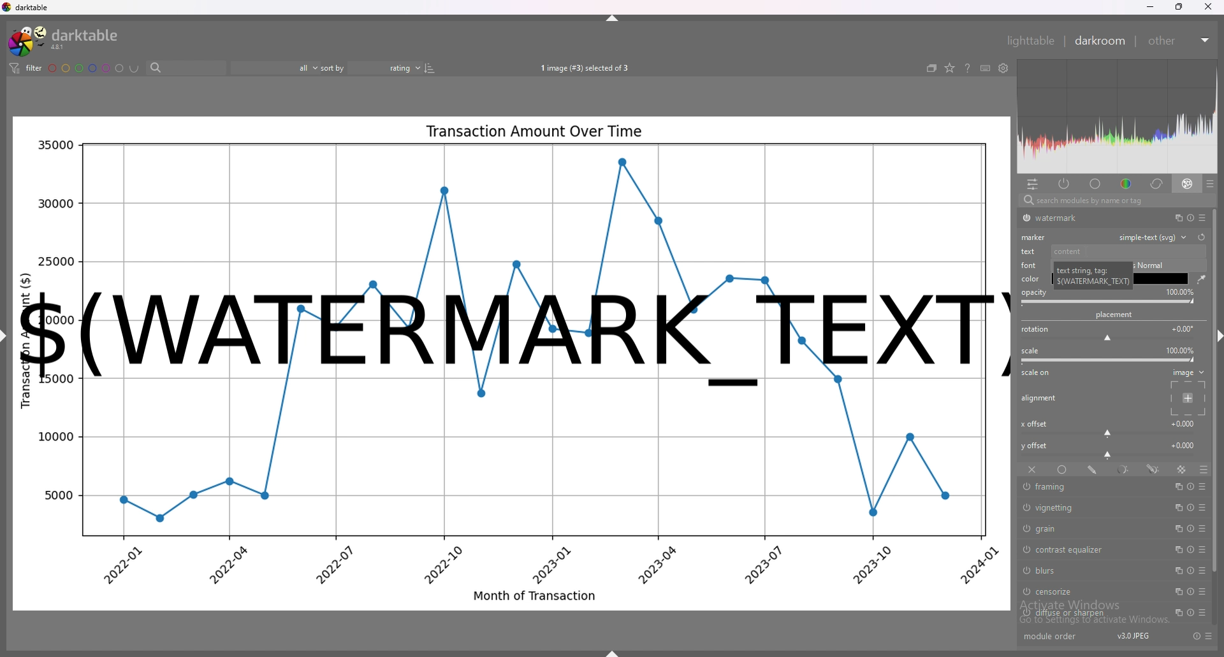 The height and width of the screenshot is (657, 1224). I want to click on heat map, so click(1117, 117).